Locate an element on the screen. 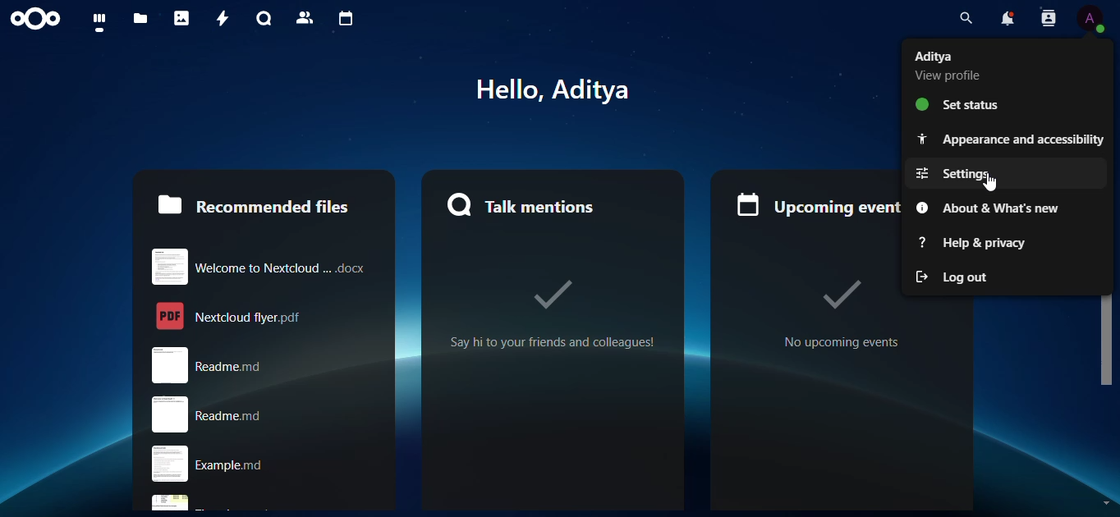 This screenshot has height=517, width=1120. upcoming events is located at coordinates (810, 199).